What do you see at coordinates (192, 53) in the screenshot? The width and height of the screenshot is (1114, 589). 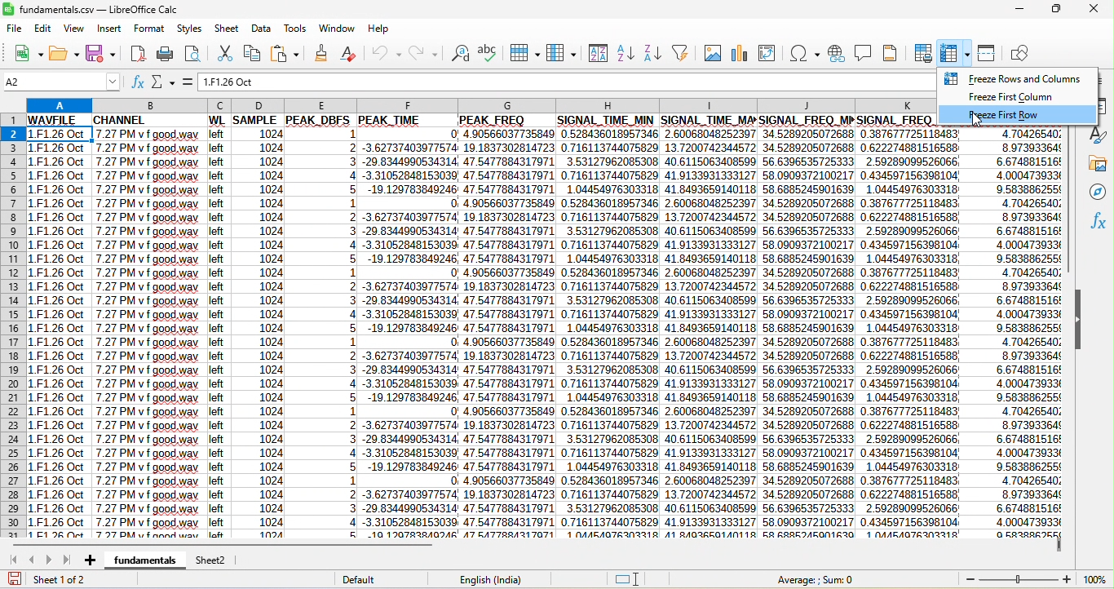 I see `print preview` at bounding box center [192, 53].